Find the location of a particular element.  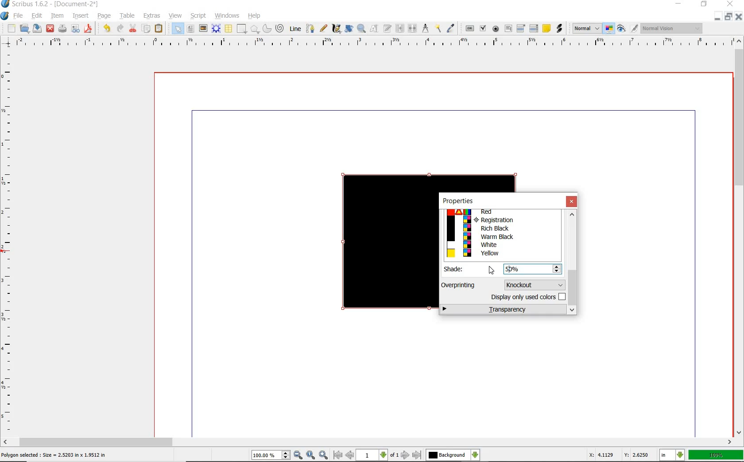

file is located at coordinates (19, 17).